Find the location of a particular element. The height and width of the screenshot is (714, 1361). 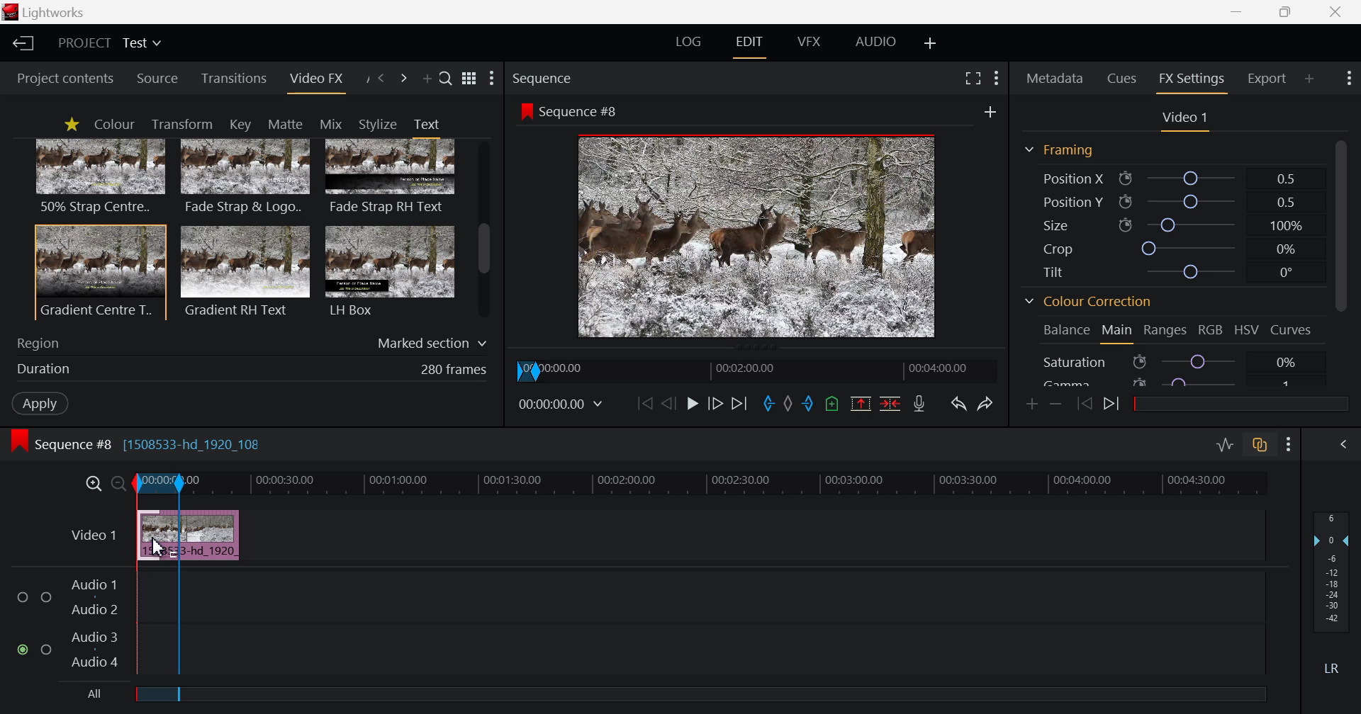

Previous keyframe is located at coordinates (1085, 404).